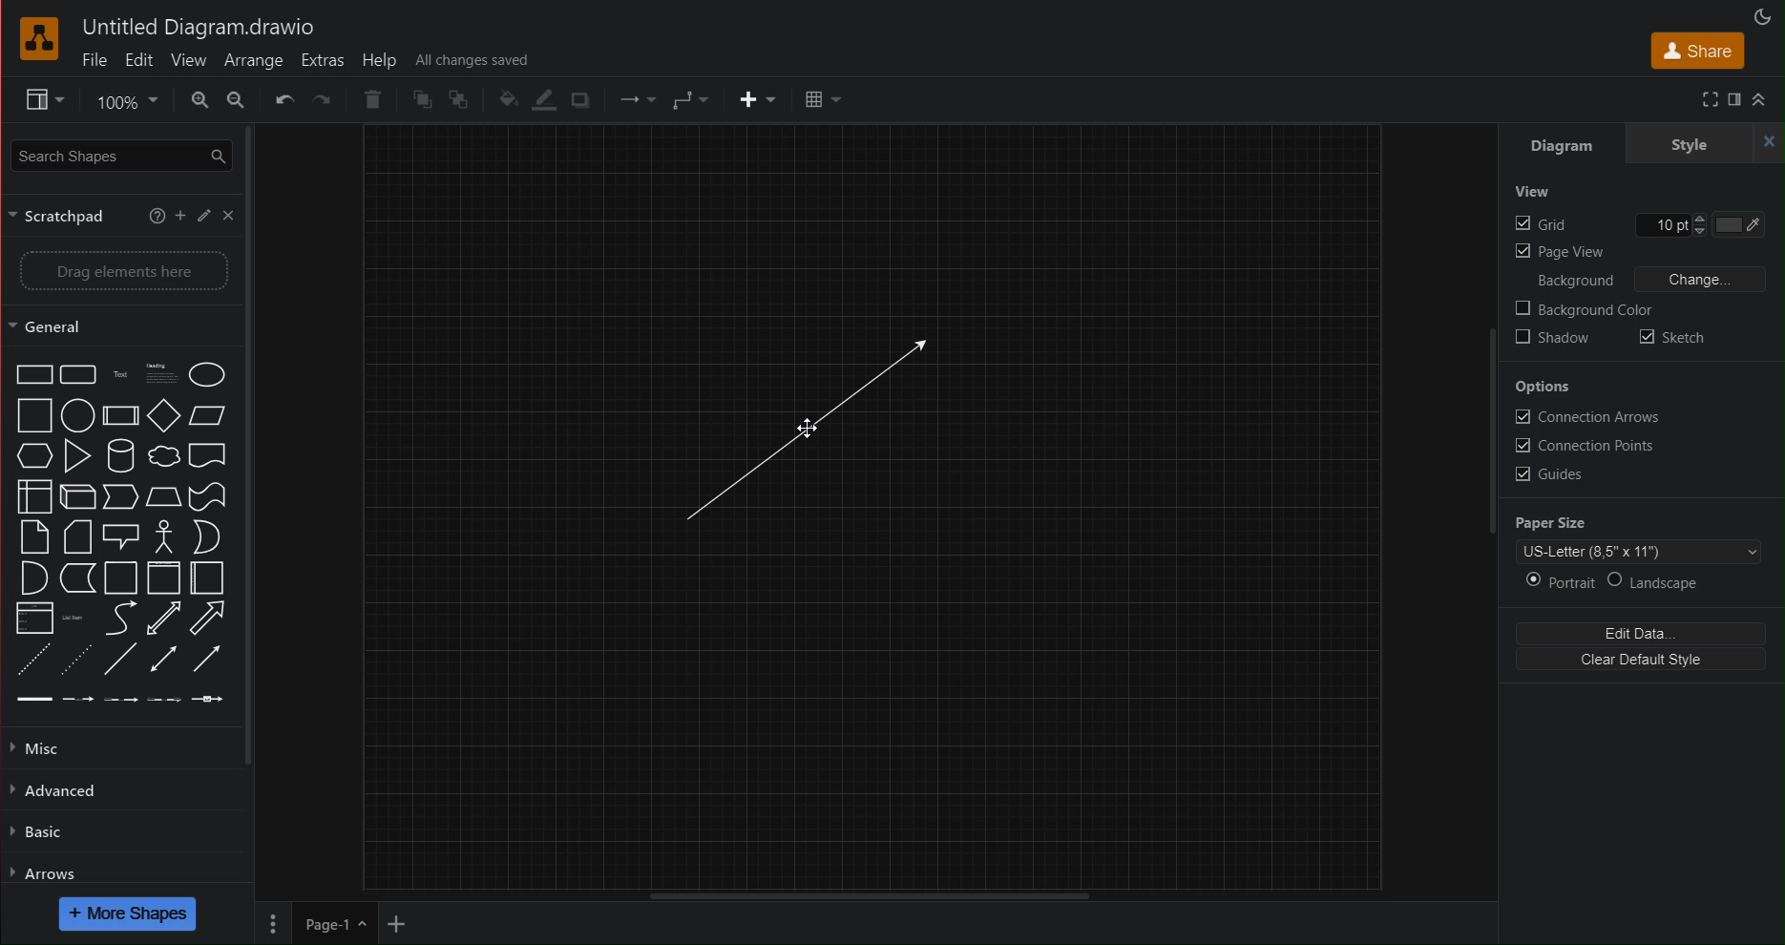 The height and width of the screenshot is (945, 1785). What do you see at coordinates (421, 99) in the screenshot?
I see `Send to front` at bounding box center [421, 99].